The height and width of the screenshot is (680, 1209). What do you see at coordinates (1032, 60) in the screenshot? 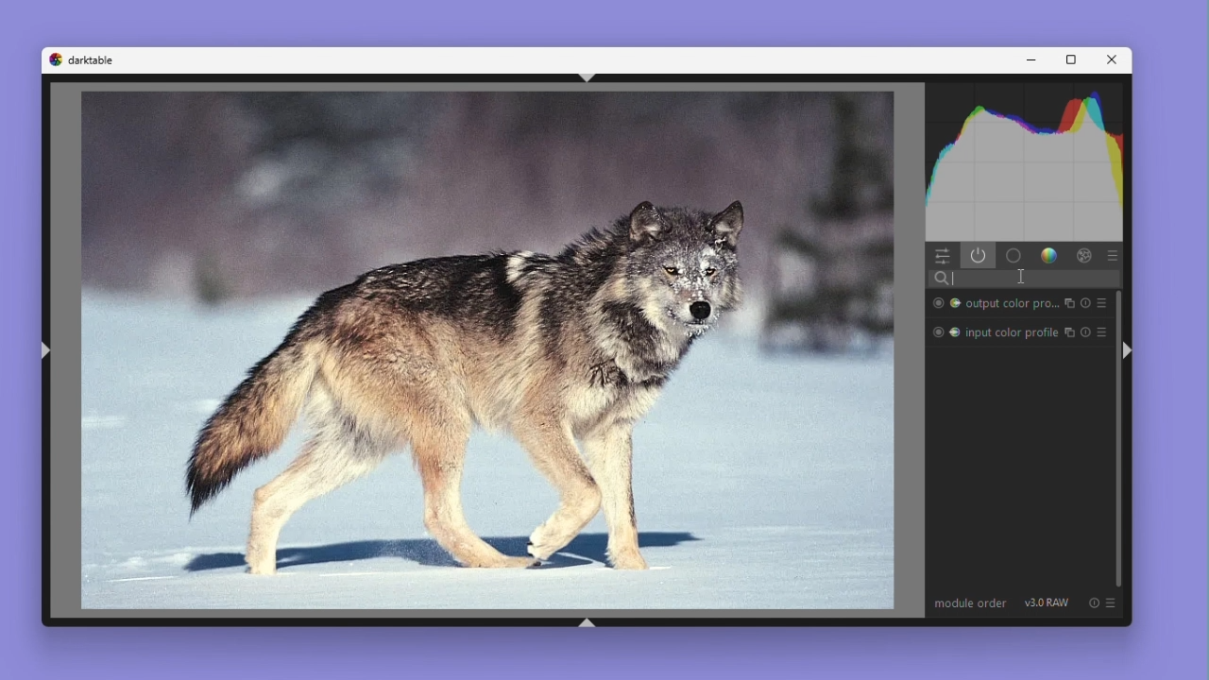
I see `Minimize` at bounding box center [1032, 60].